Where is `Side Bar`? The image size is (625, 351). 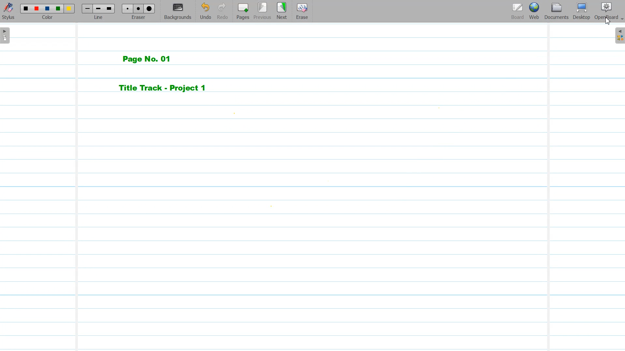
Side Bar is located at coordinates (619, 35).